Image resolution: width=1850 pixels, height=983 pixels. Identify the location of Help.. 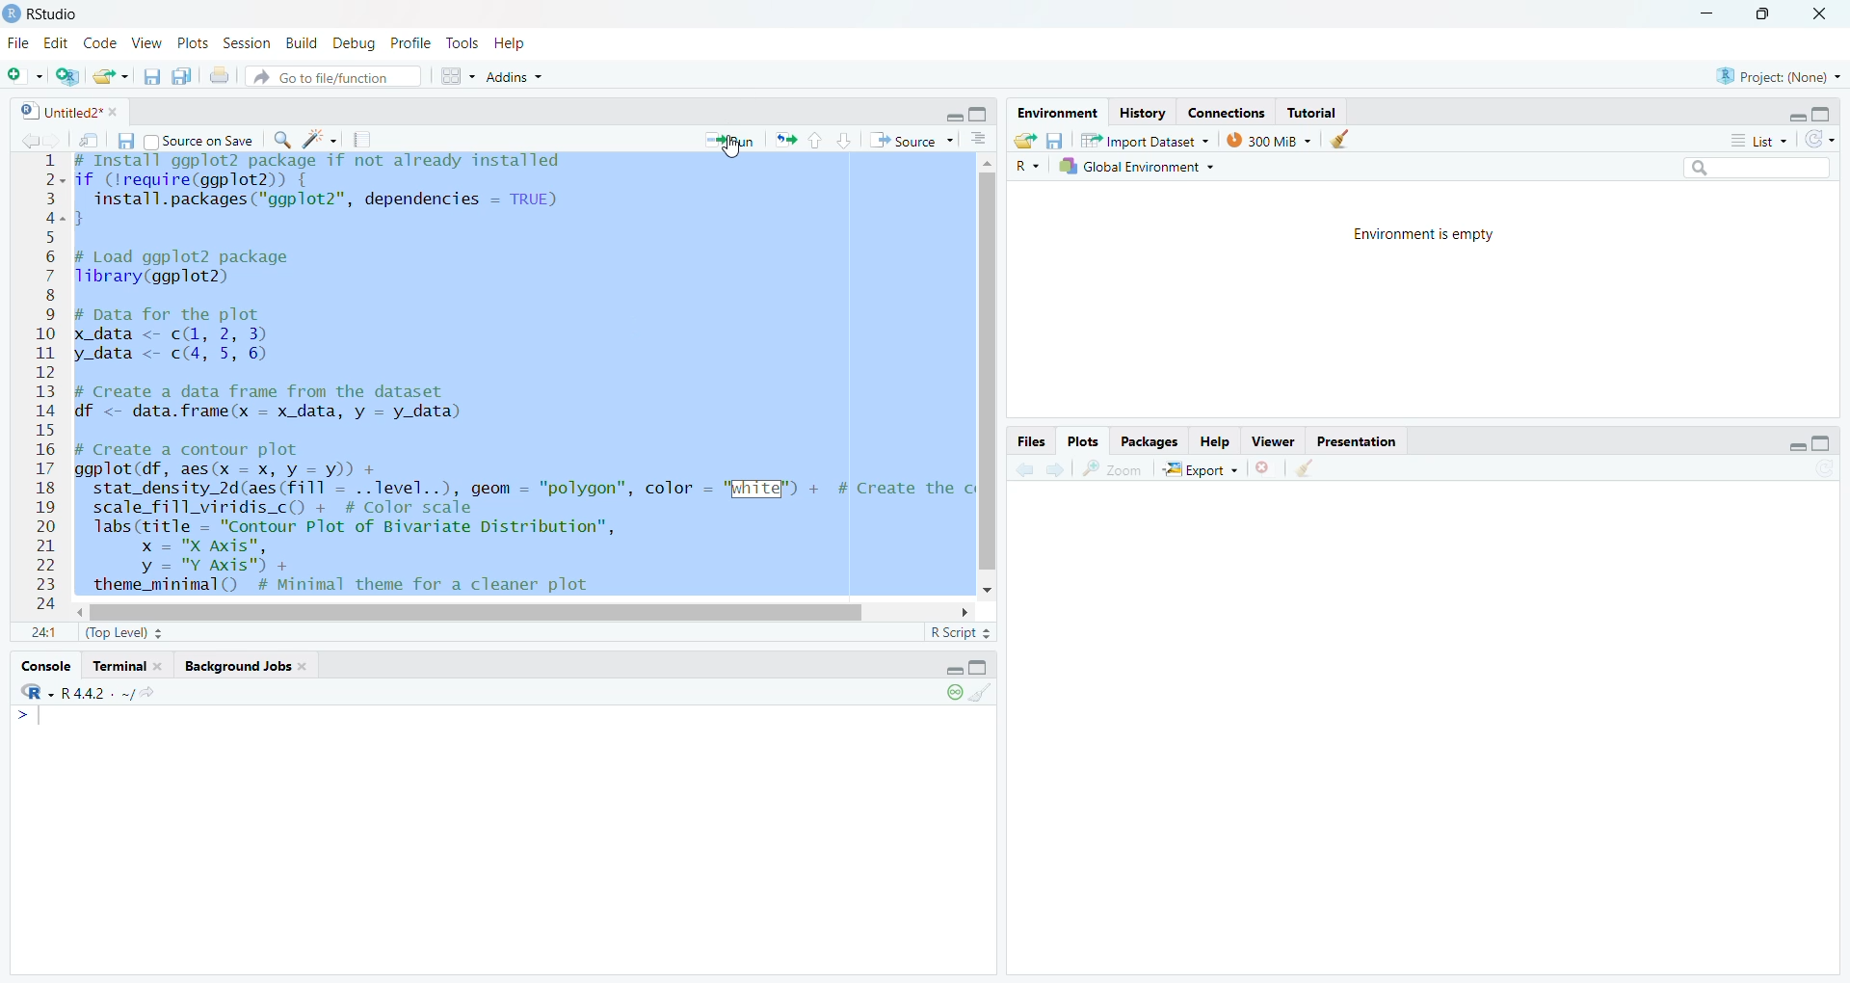
(1217, 440).